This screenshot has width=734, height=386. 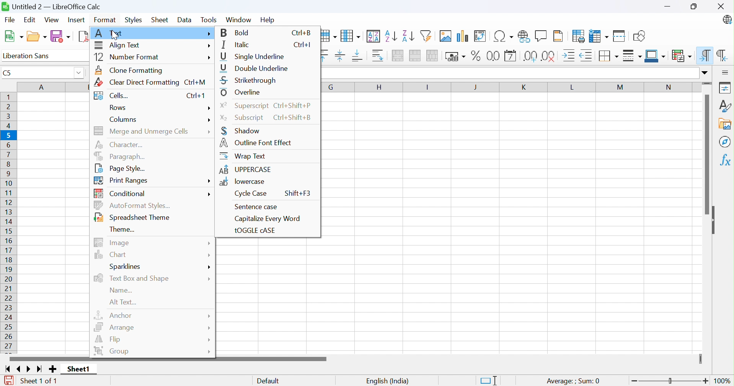 I want to click on UPPERCASE, so click(x=246, y=169).